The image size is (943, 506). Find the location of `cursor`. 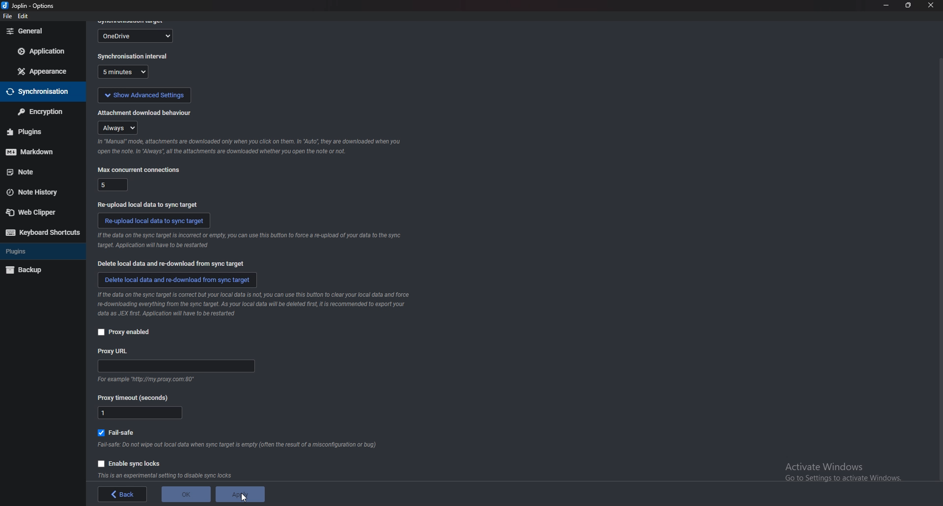

cursor is located at coordinates (246, 498).